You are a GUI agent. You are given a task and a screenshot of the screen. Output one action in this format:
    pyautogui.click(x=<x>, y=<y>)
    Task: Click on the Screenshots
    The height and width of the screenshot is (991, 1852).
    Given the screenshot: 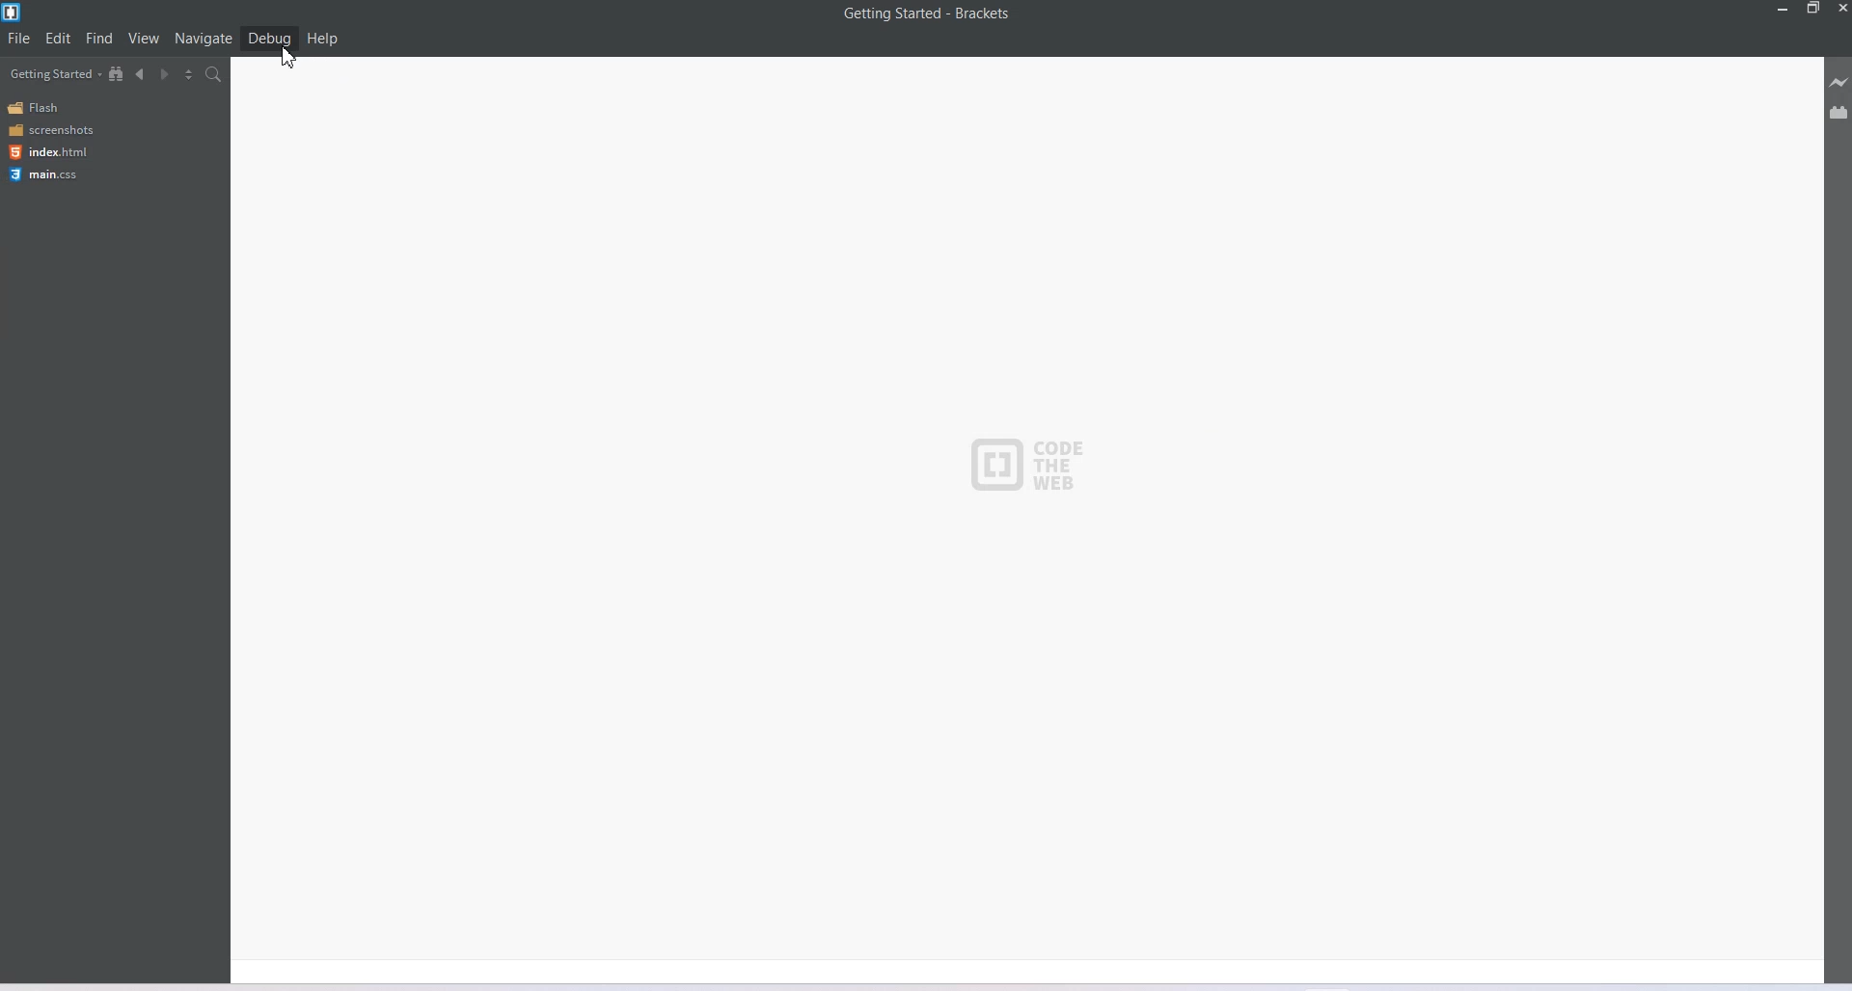 What is the action you would take?
    pyautogui.click(x=50, y=129)
    